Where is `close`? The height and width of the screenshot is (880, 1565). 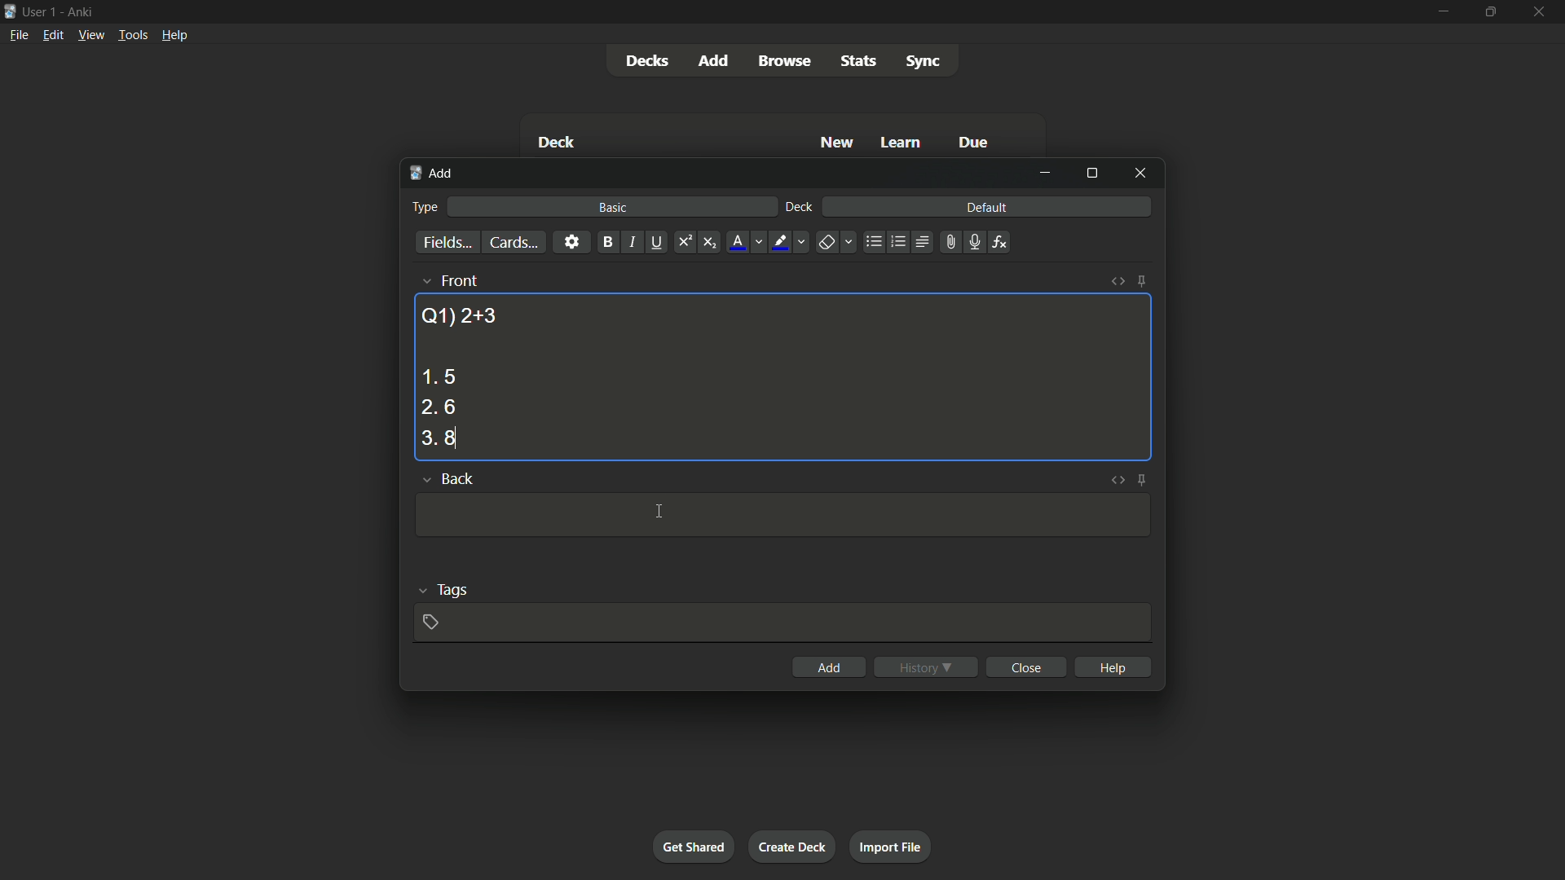
close is located at coordinates (1029, 667).